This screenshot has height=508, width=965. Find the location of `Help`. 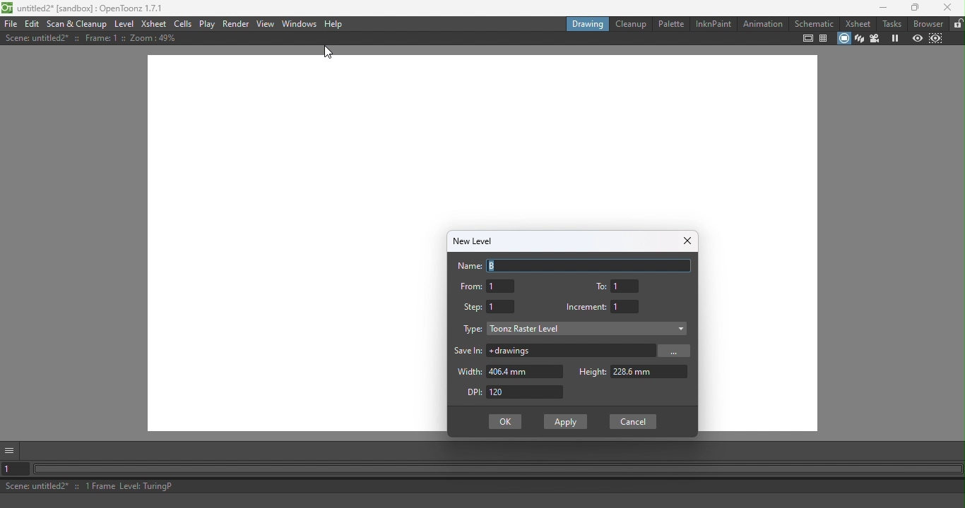

Help is located at coordinates (335, 25).